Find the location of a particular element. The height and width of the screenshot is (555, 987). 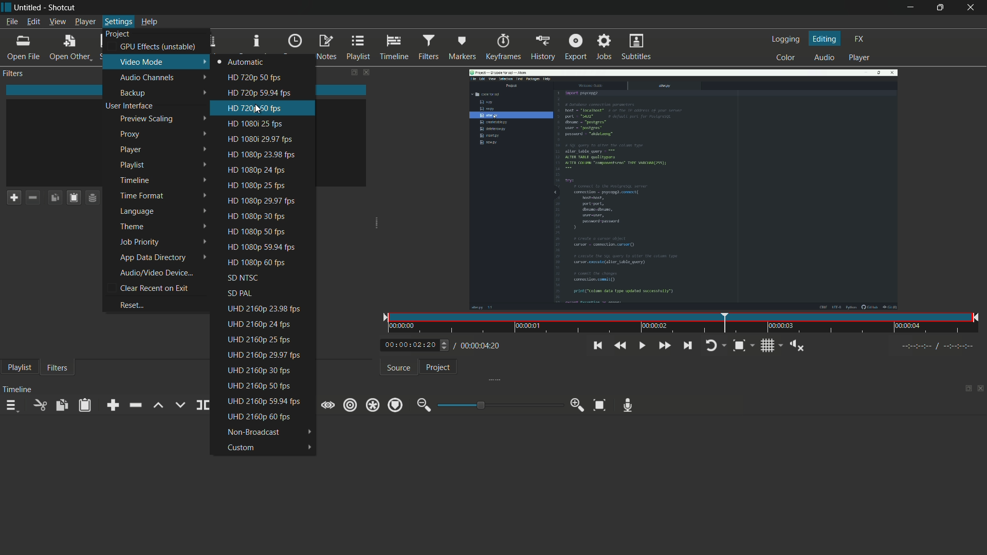

user interface is located at coordinates (158, 106).